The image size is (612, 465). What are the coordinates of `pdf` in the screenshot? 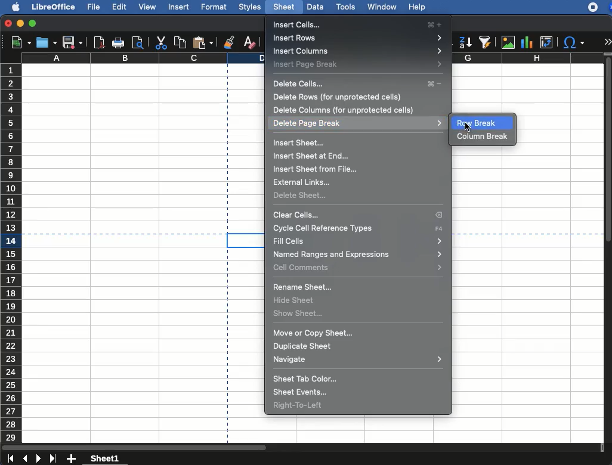 It's located at (99, 42).